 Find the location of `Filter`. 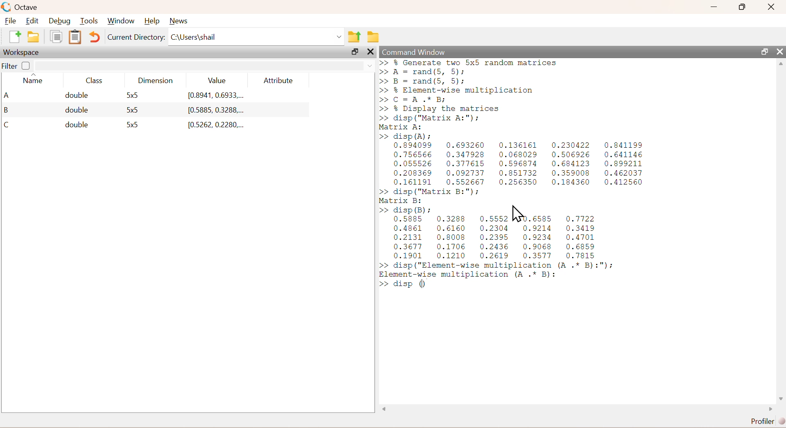

Filter is located at coordinates (19, 65).